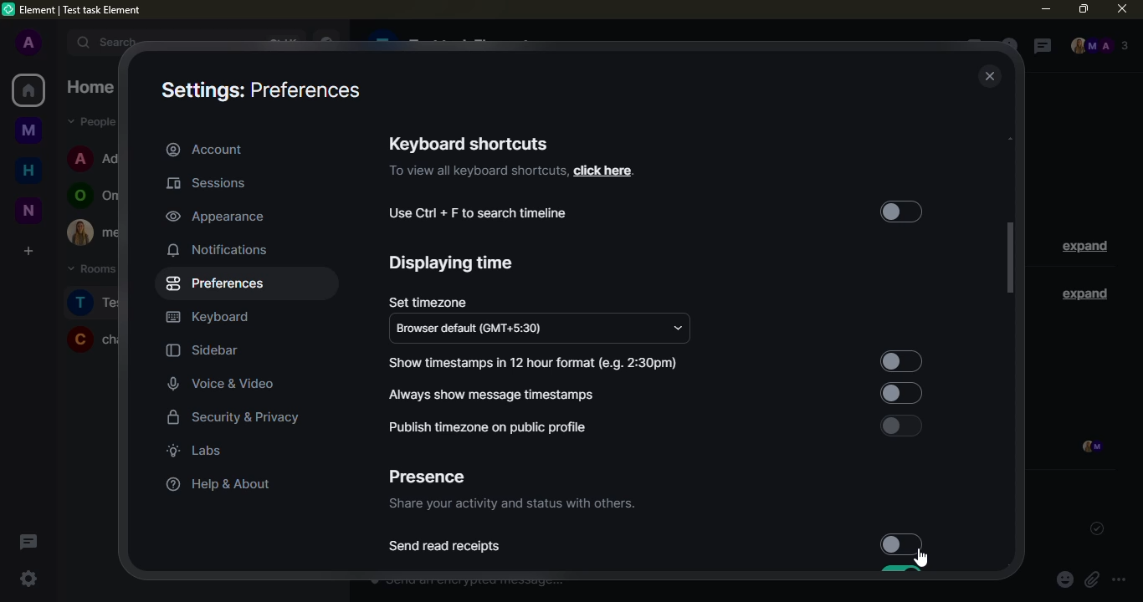 Image resolution: width=1143 pixels, height=602 pixels. I want to click on expand, so click(1081, 293).